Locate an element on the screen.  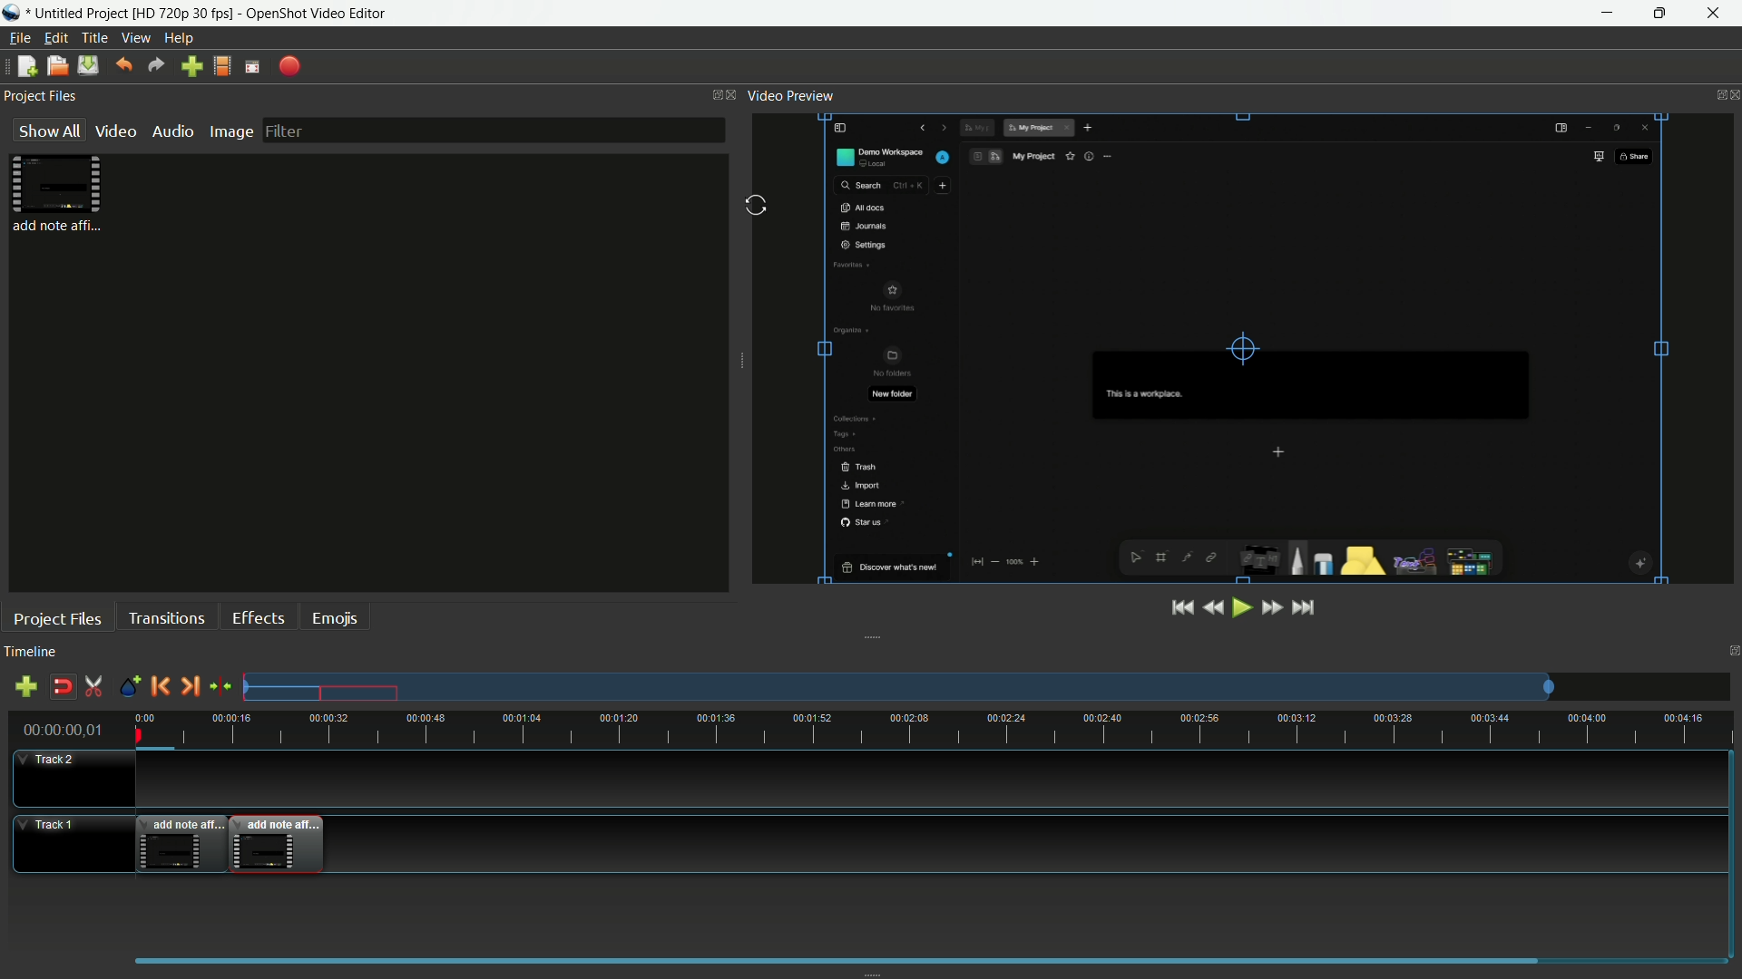
show all is located at coordinates (45, 131).